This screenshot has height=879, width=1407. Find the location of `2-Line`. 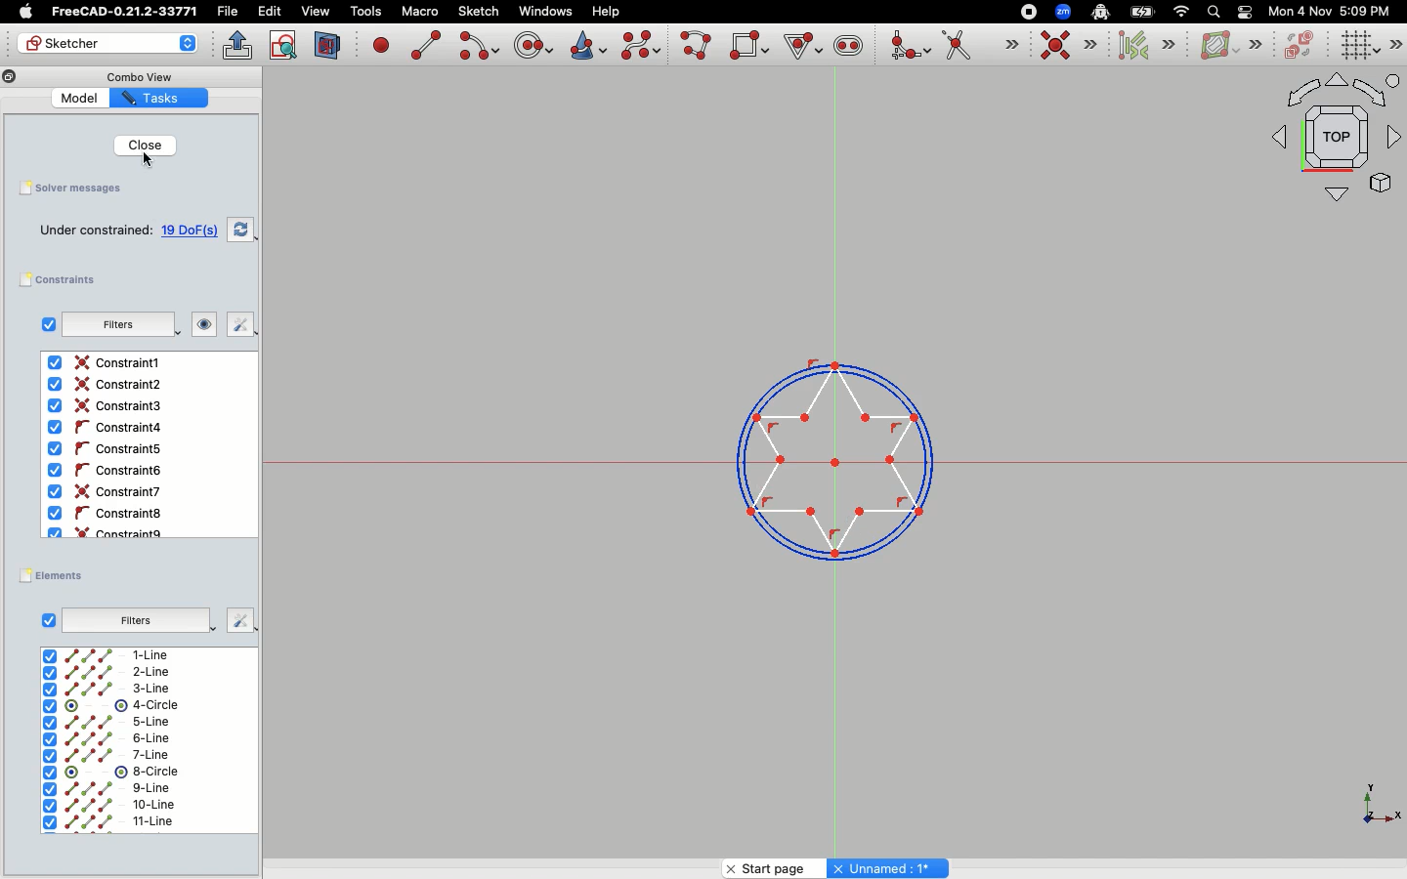

2-Line is located at coordinates (119, 672).